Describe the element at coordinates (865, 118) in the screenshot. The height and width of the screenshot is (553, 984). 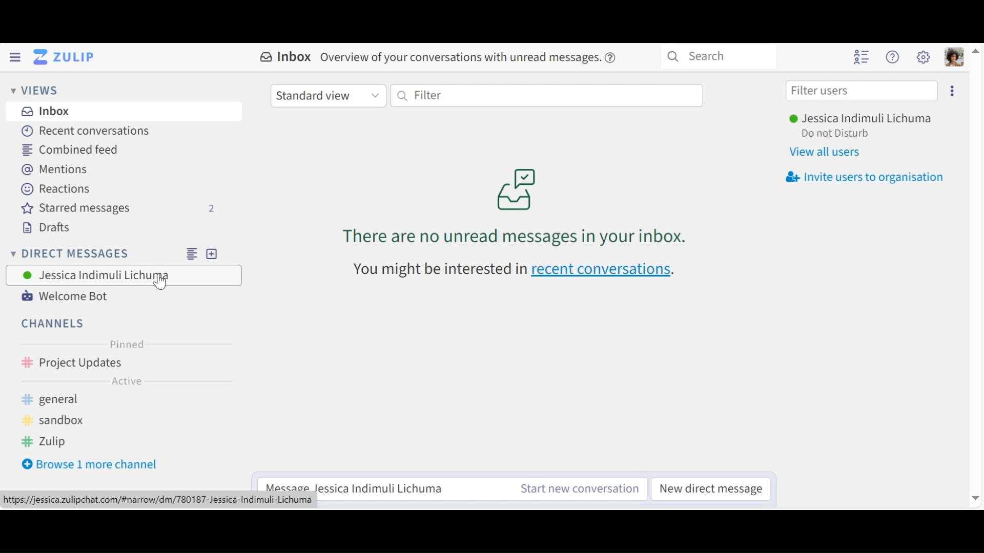
I see `User` at that location.